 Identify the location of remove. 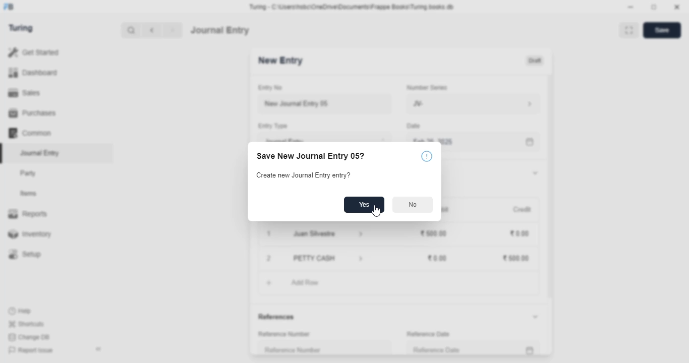
(269, 259).